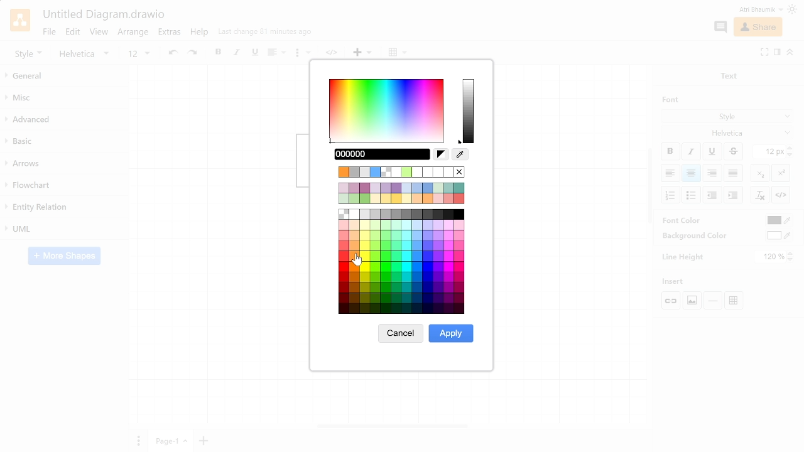  I want to click on Italic, so click(691, 152).